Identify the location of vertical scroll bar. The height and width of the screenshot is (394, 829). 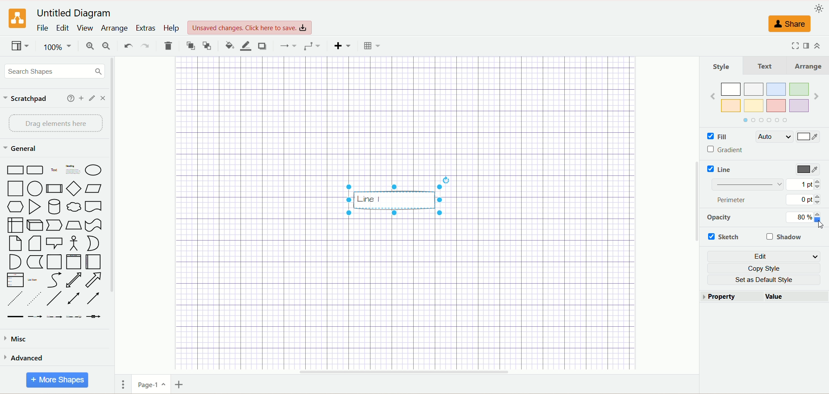
(693, 216).